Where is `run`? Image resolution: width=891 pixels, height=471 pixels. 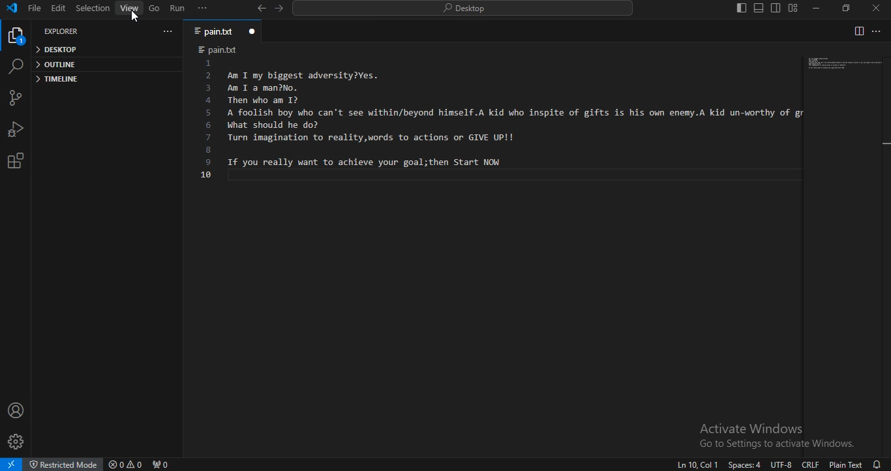
run is located at coordinates (179, 8).